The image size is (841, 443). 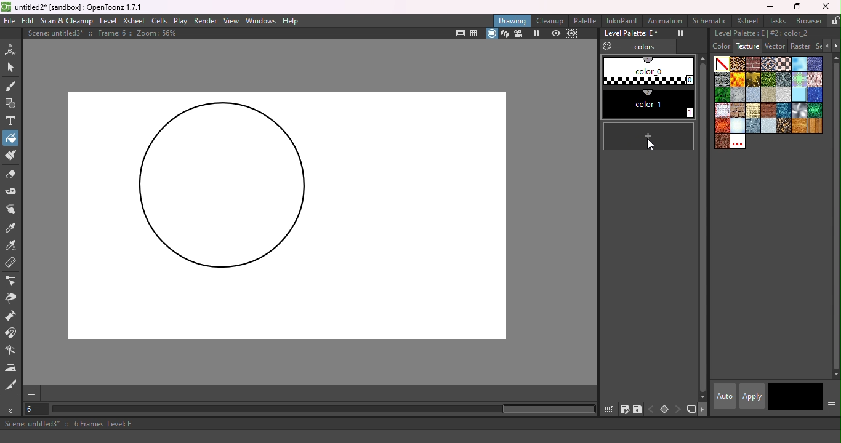 I want to click on Texture, so click(x=747, y=46).